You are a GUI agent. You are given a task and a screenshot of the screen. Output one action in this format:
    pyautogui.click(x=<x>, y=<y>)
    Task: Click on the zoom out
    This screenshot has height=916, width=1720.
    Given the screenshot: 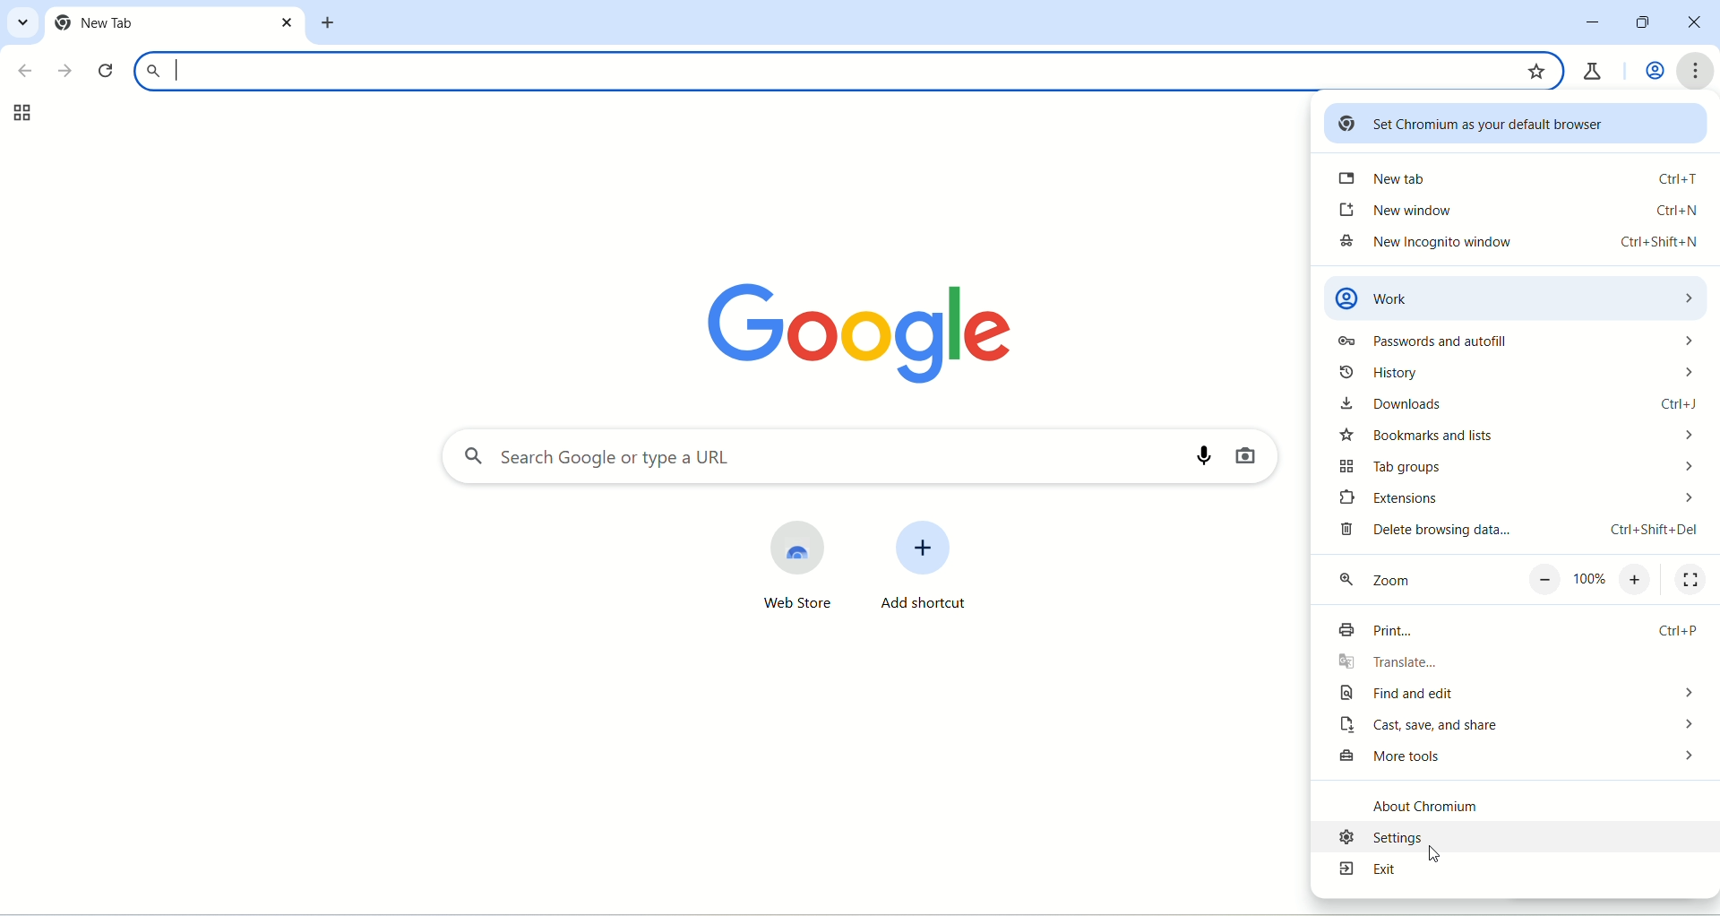 What is the action you would take?
    pyautogui.click(x=1544, y=580)
    